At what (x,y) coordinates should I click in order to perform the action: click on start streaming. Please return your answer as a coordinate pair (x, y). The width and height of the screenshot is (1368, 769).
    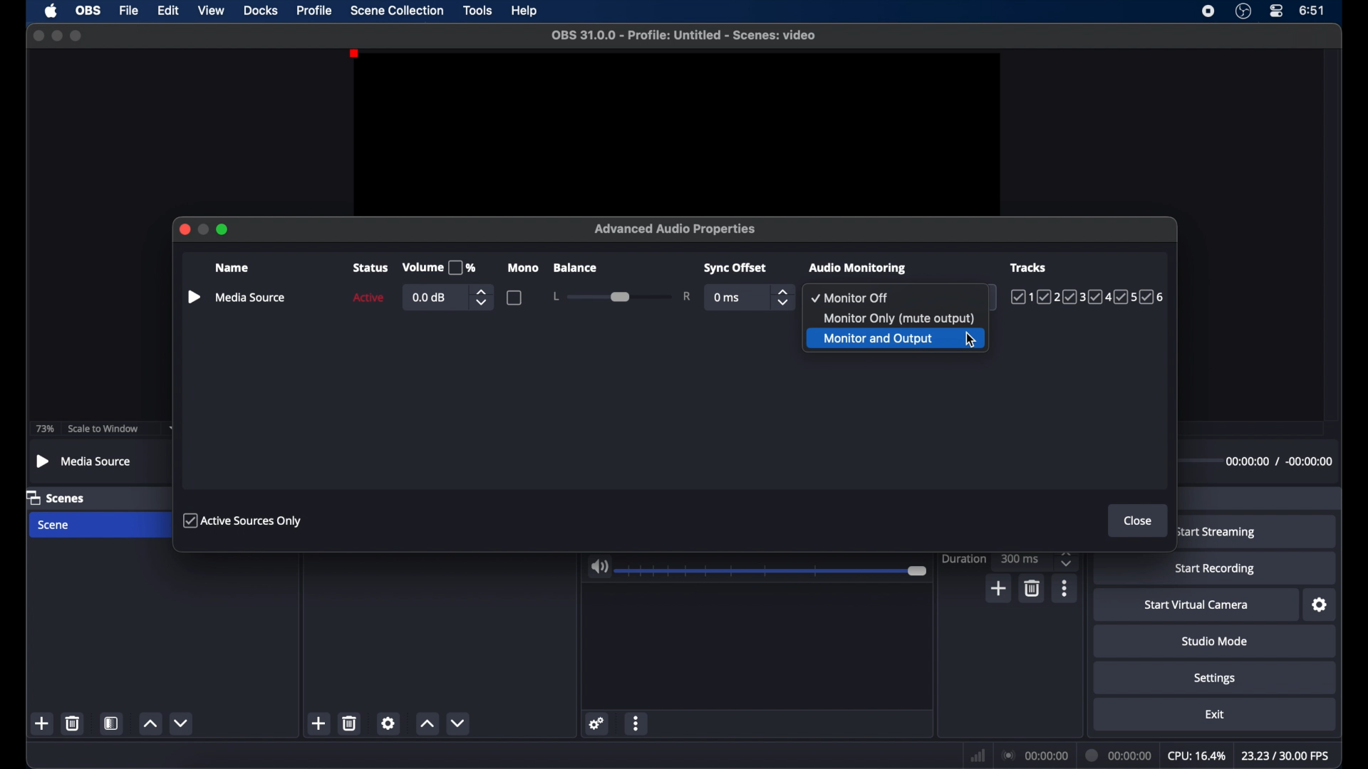
    Looking at the image, I should click on (1216, 533).